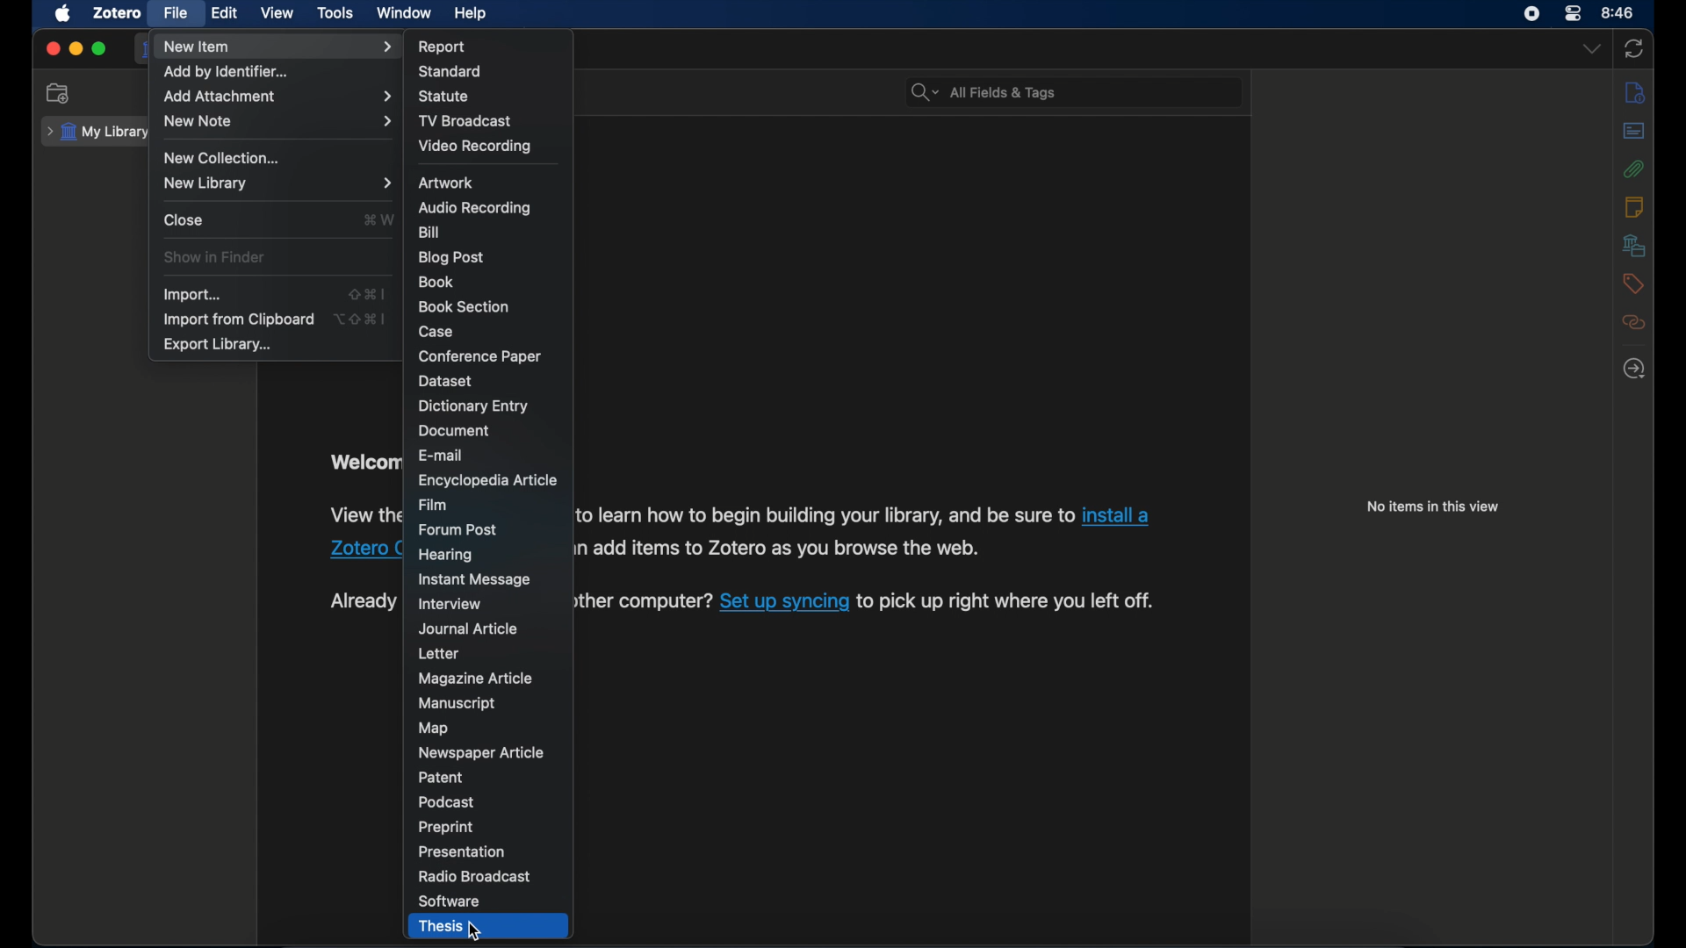  I want to click on help, so click(470, 14).